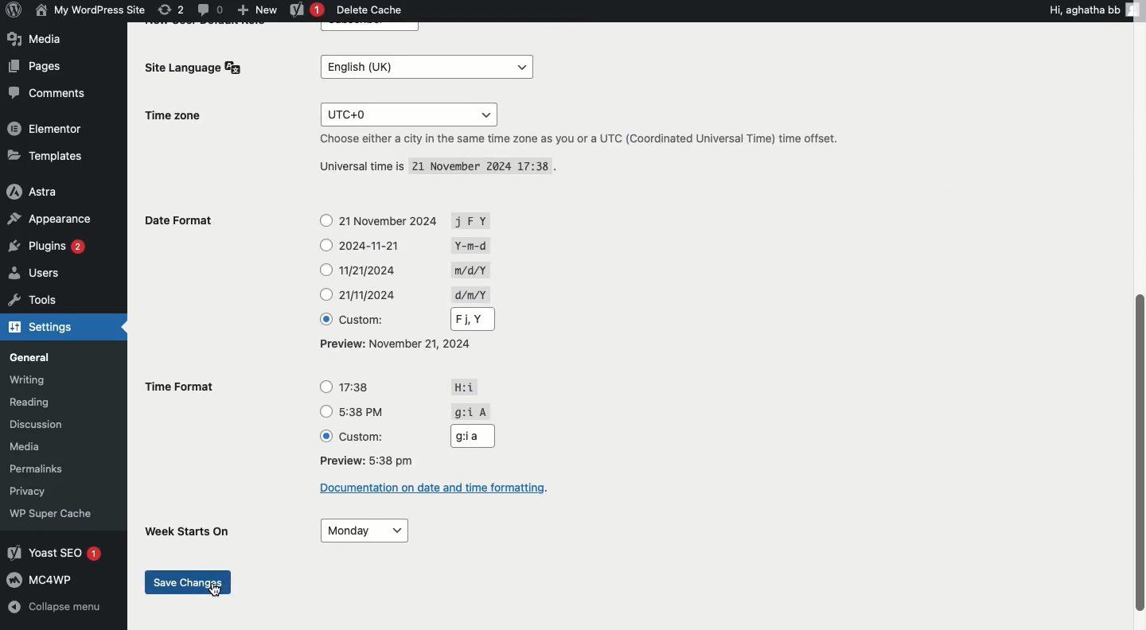  I want to click on Privacy, so click(44, 492).